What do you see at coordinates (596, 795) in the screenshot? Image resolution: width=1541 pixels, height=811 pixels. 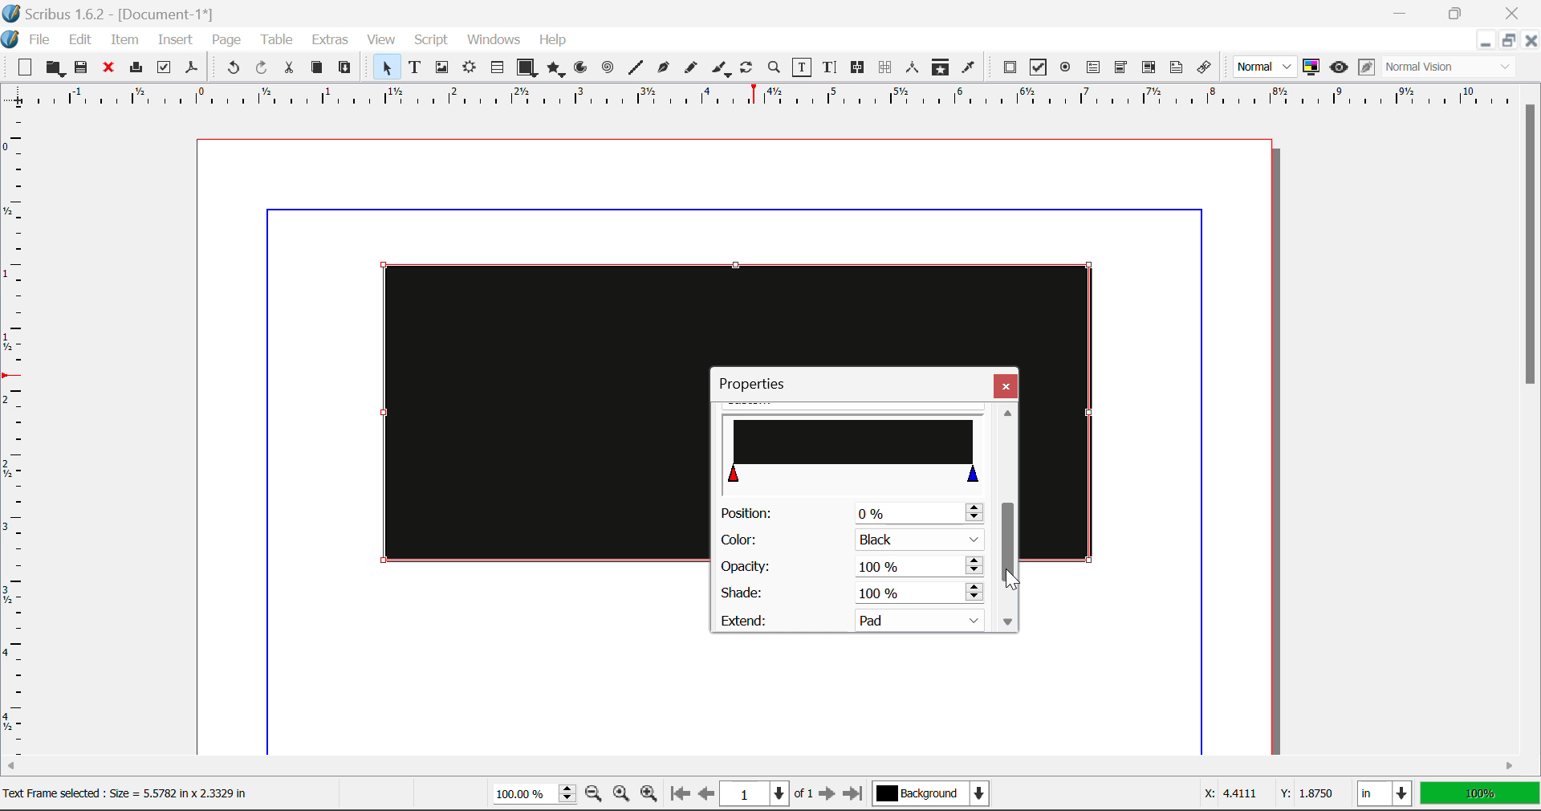 I see `Zoom Out` at bounding box center [596, 795].